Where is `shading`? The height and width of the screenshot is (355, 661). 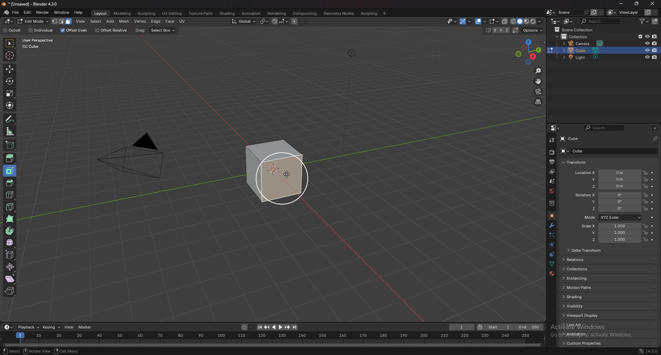 shading is located at coordinates (228, 13).